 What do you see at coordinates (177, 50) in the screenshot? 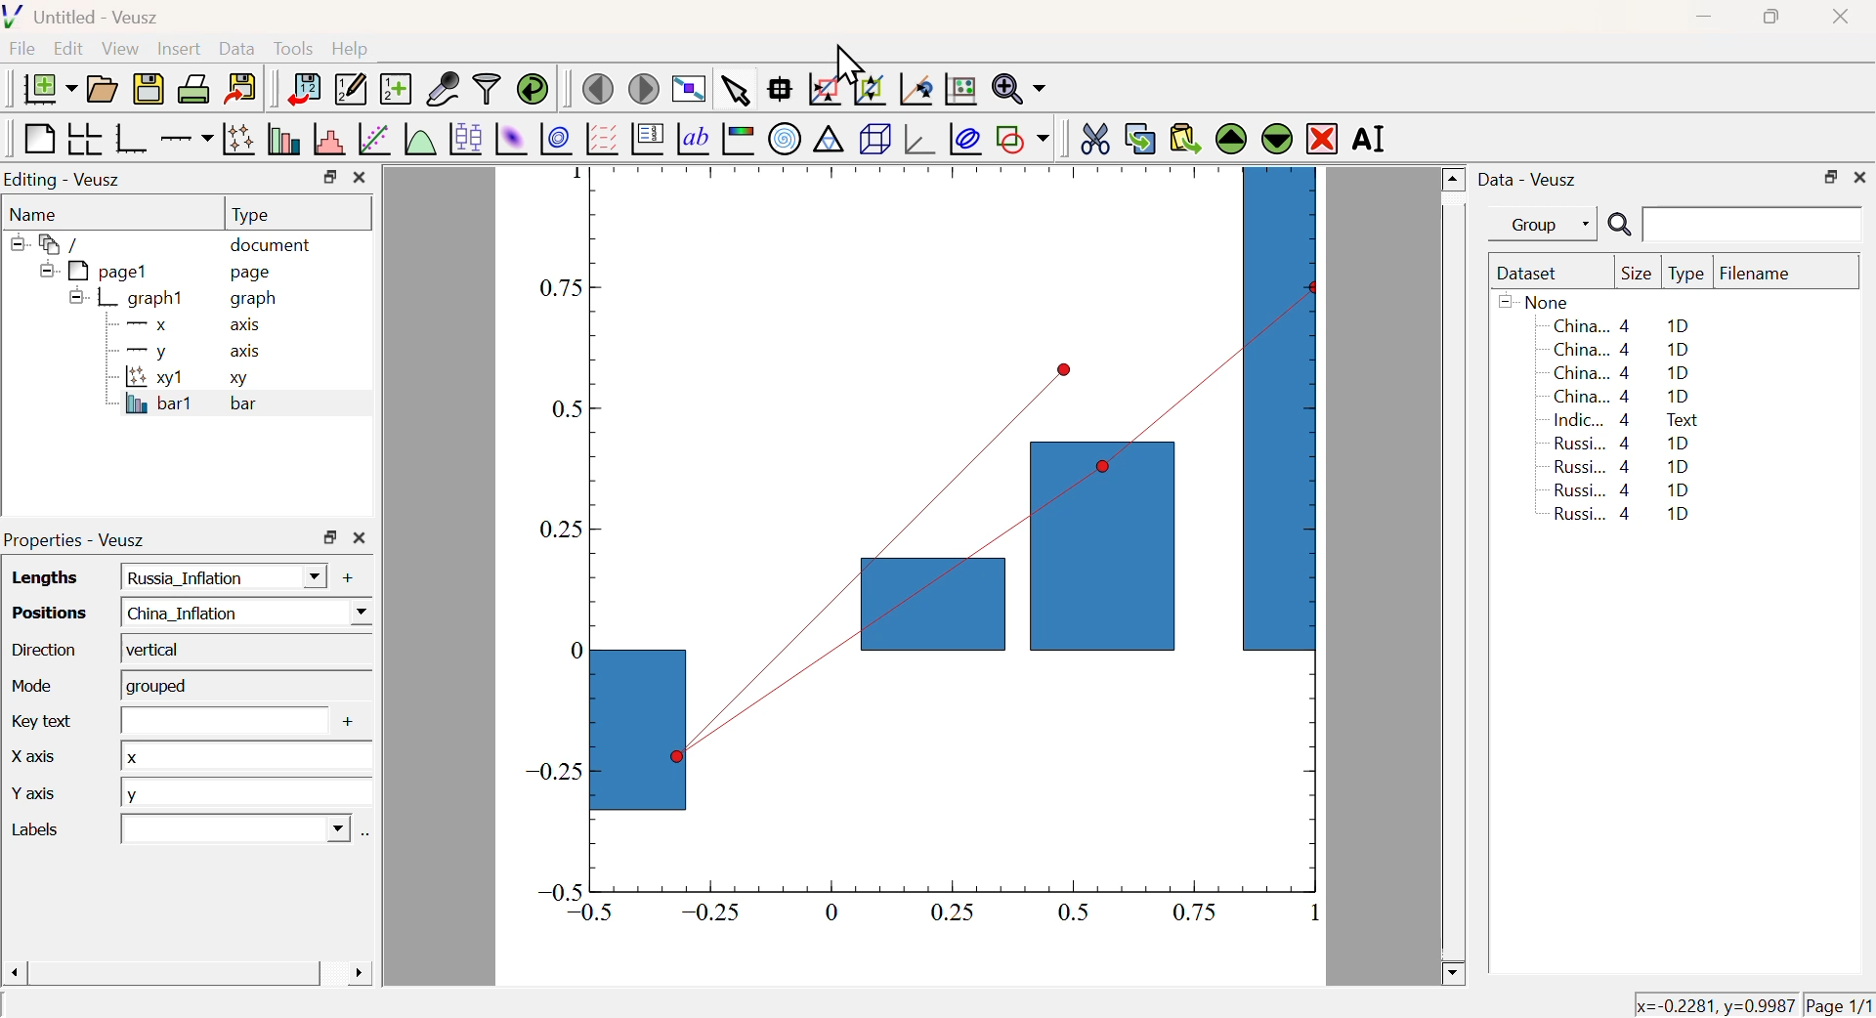
I see `Insert` at bounding box center [177, 50].